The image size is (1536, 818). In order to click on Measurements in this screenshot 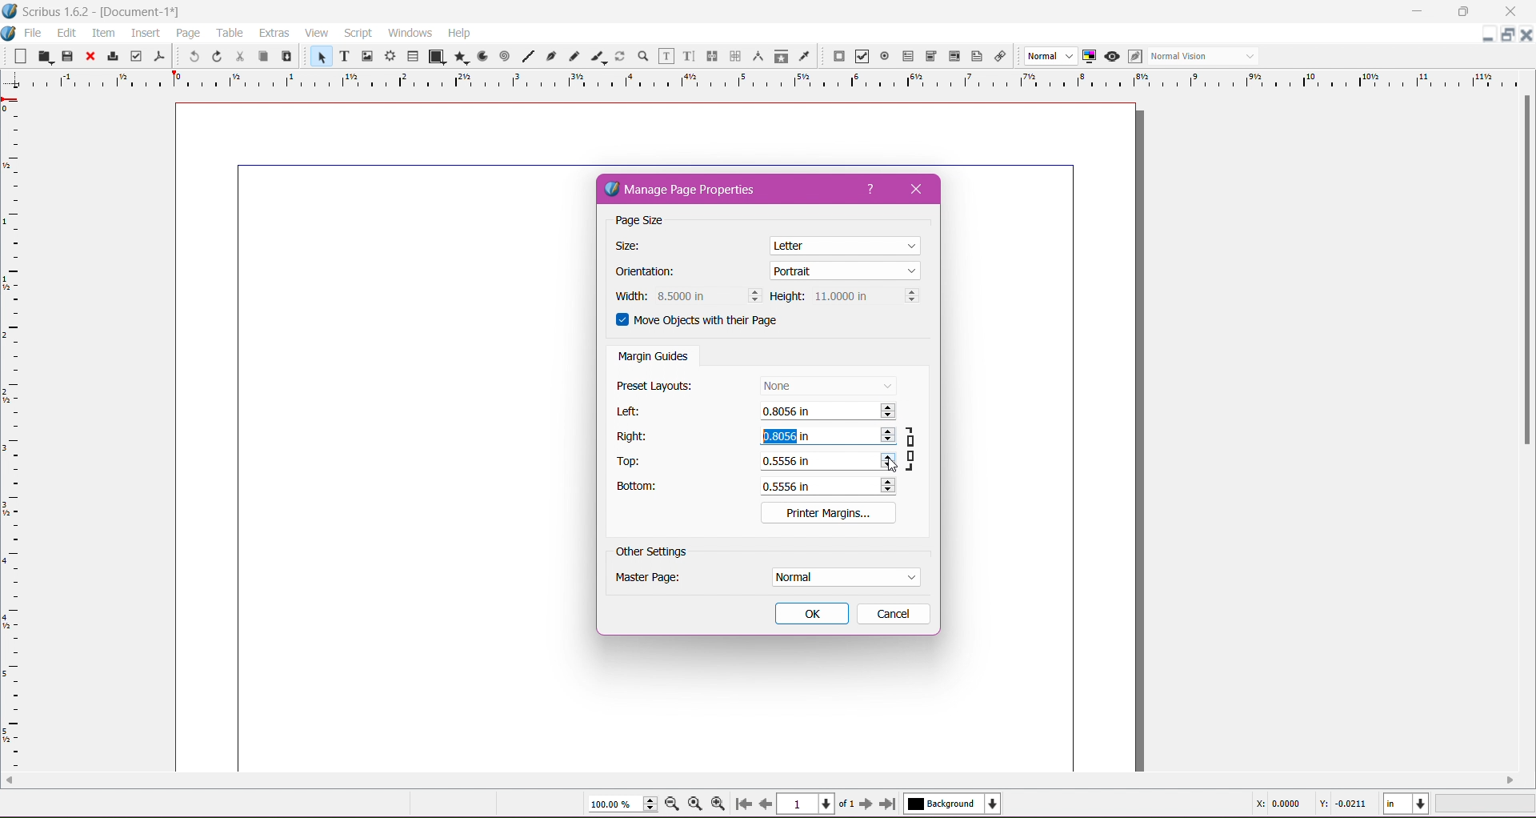, I will do `click(757, 56)`.